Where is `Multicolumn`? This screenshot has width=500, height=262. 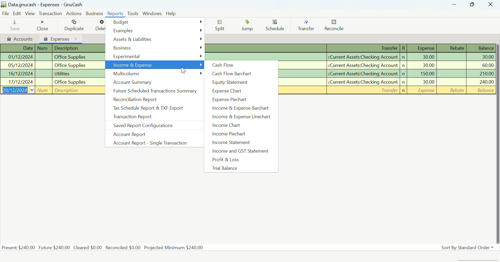 Multicolumn is located at coordinates (155, 74).